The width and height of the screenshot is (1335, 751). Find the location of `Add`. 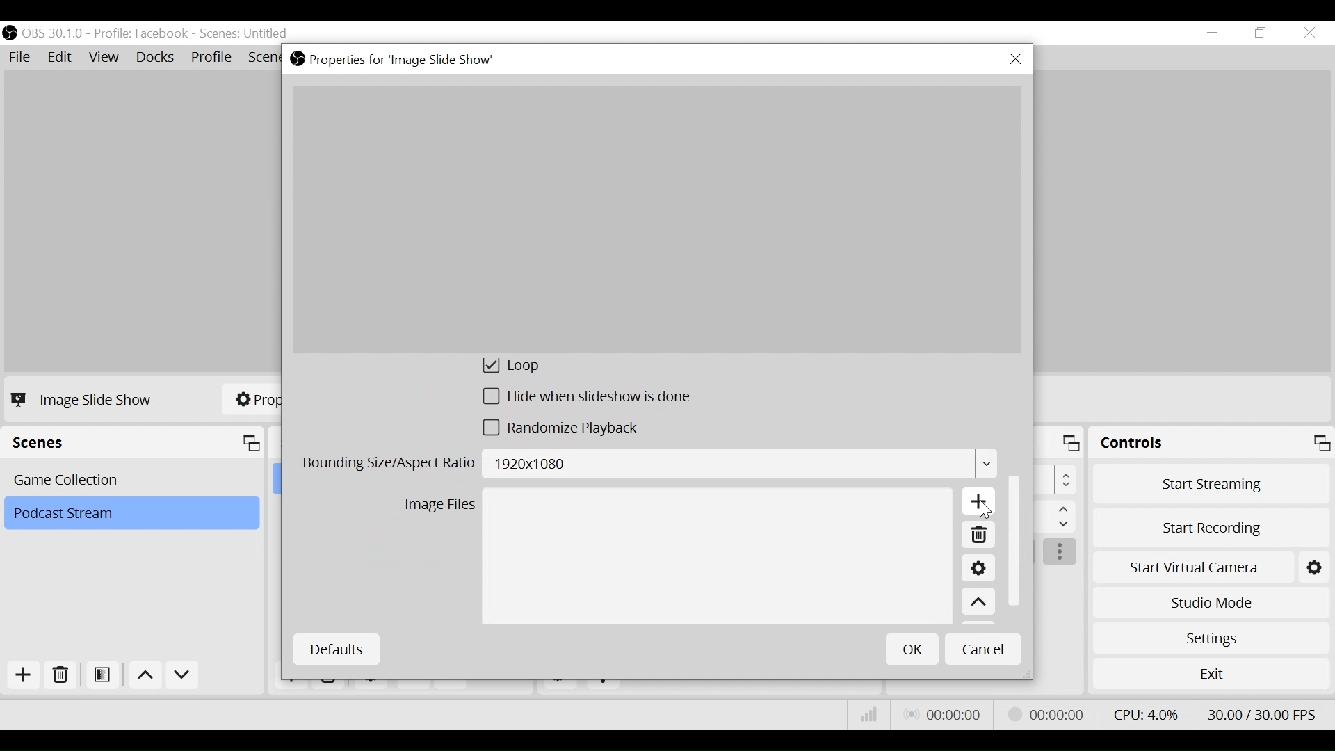

Add is located at coordinates (979, 504).